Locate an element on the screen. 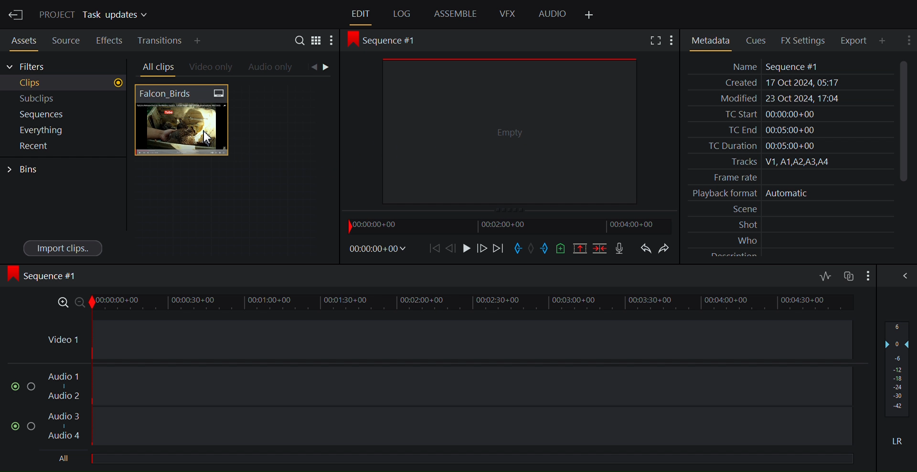 This screenshot has width=917, height=472. Mark out is located at coordinates (547, 248).